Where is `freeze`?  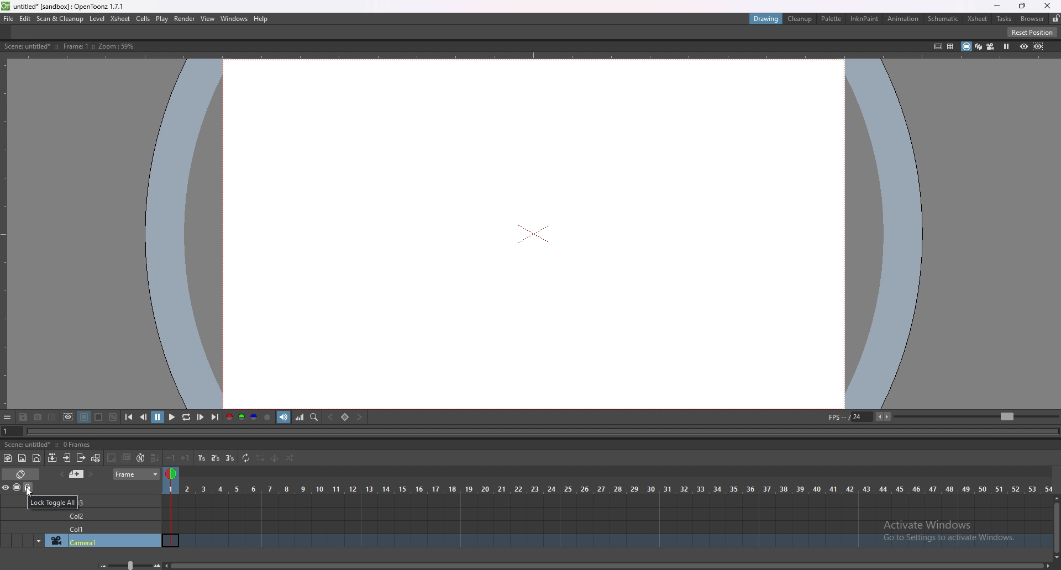 freeze is located at coordinates (1007, 46).